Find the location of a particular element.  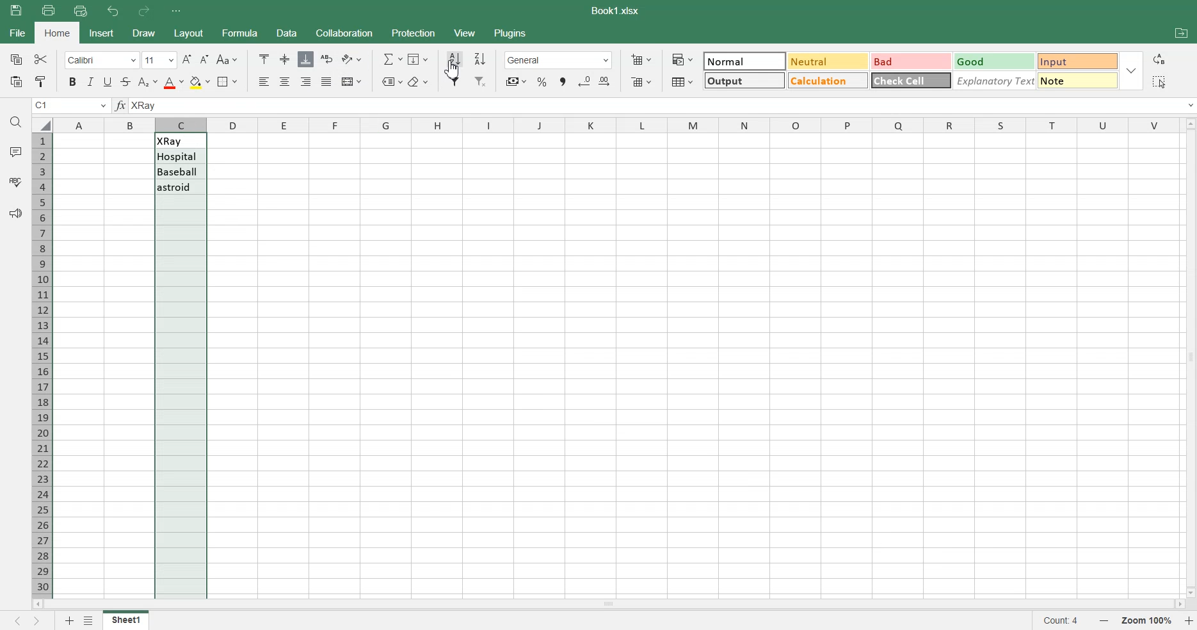

Note is located at coordinates (1079, 83).